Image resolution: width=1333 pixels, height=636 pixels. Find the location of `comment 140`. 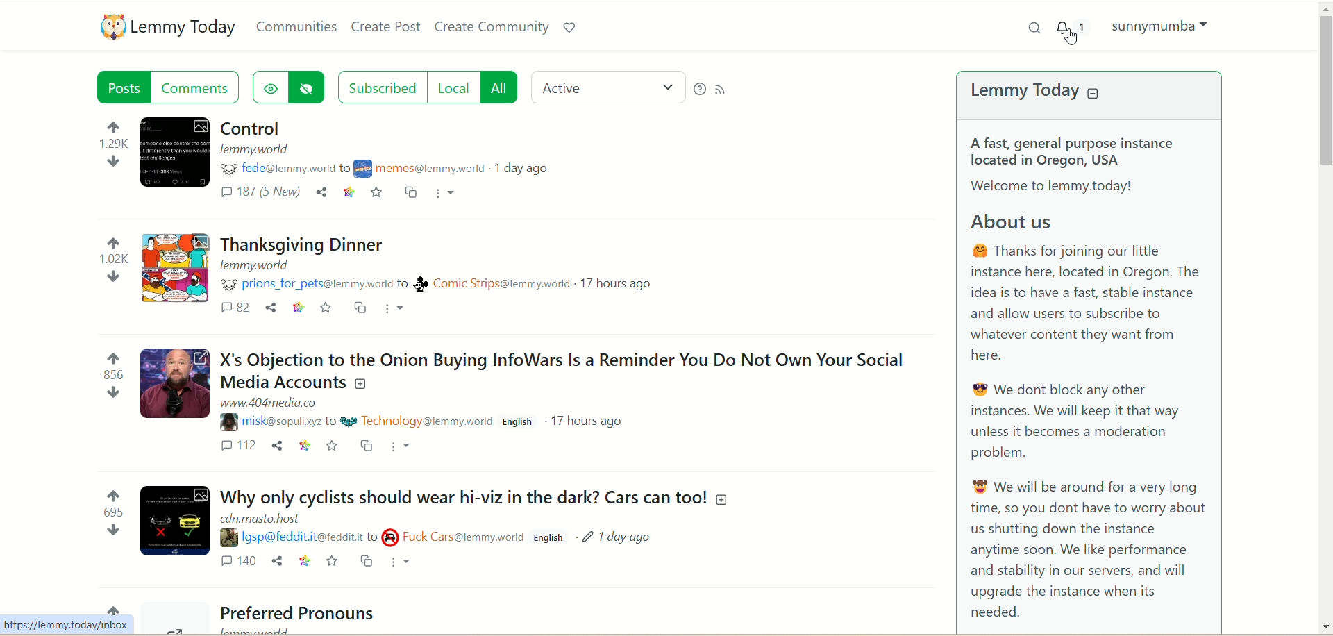

comment 140 is located at coordinates (233, 563).